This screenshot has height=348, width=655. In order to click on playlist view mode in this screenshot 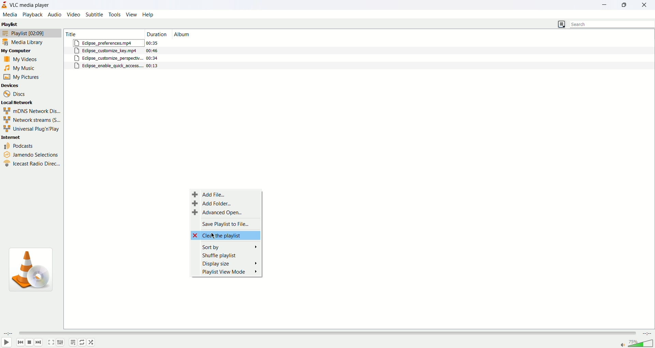, I will do `click(229, 273)`.